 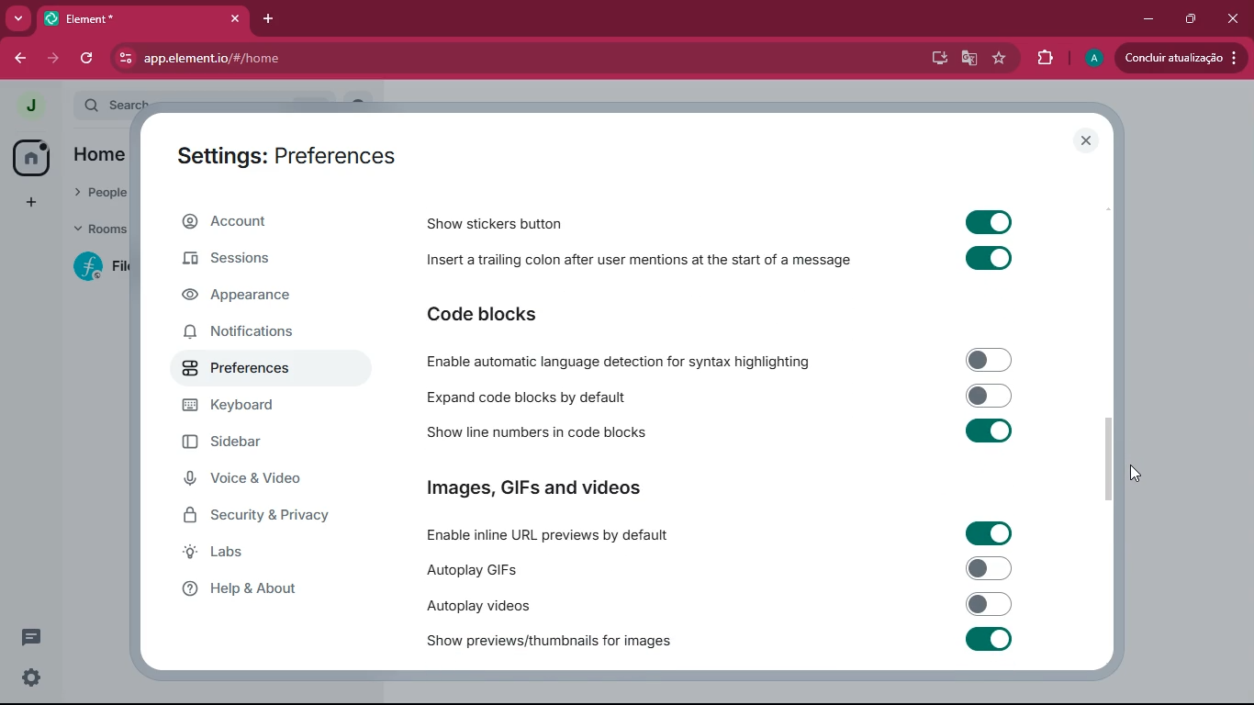 I want to click on notifications, so click(x=246, y=333).